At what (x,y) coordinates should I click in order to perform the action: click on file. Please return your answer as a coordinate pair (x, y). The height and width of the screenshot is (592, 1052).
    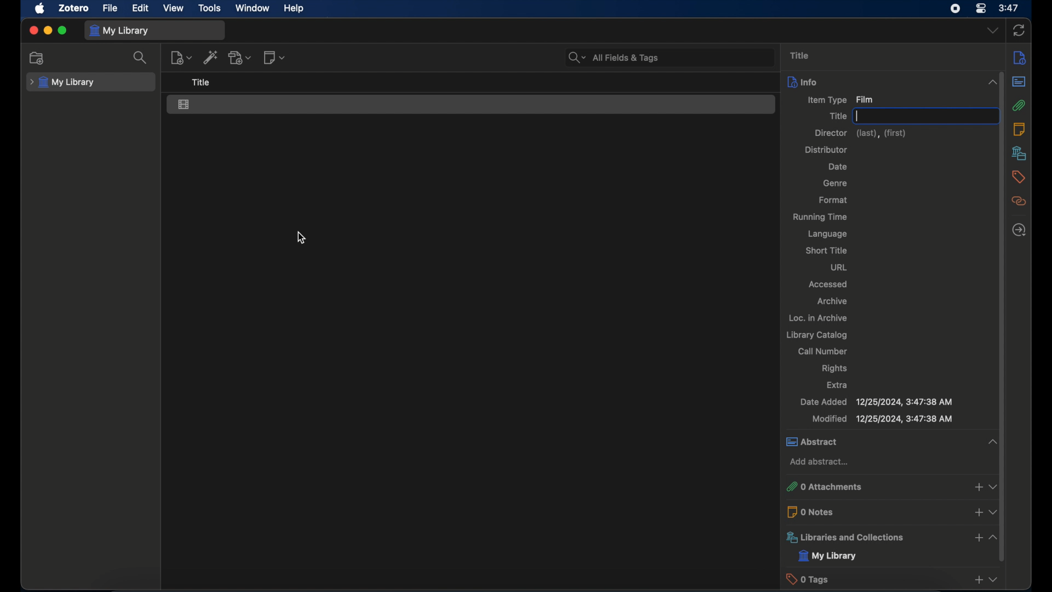
    Looking at the image, I should click on (110, 8).